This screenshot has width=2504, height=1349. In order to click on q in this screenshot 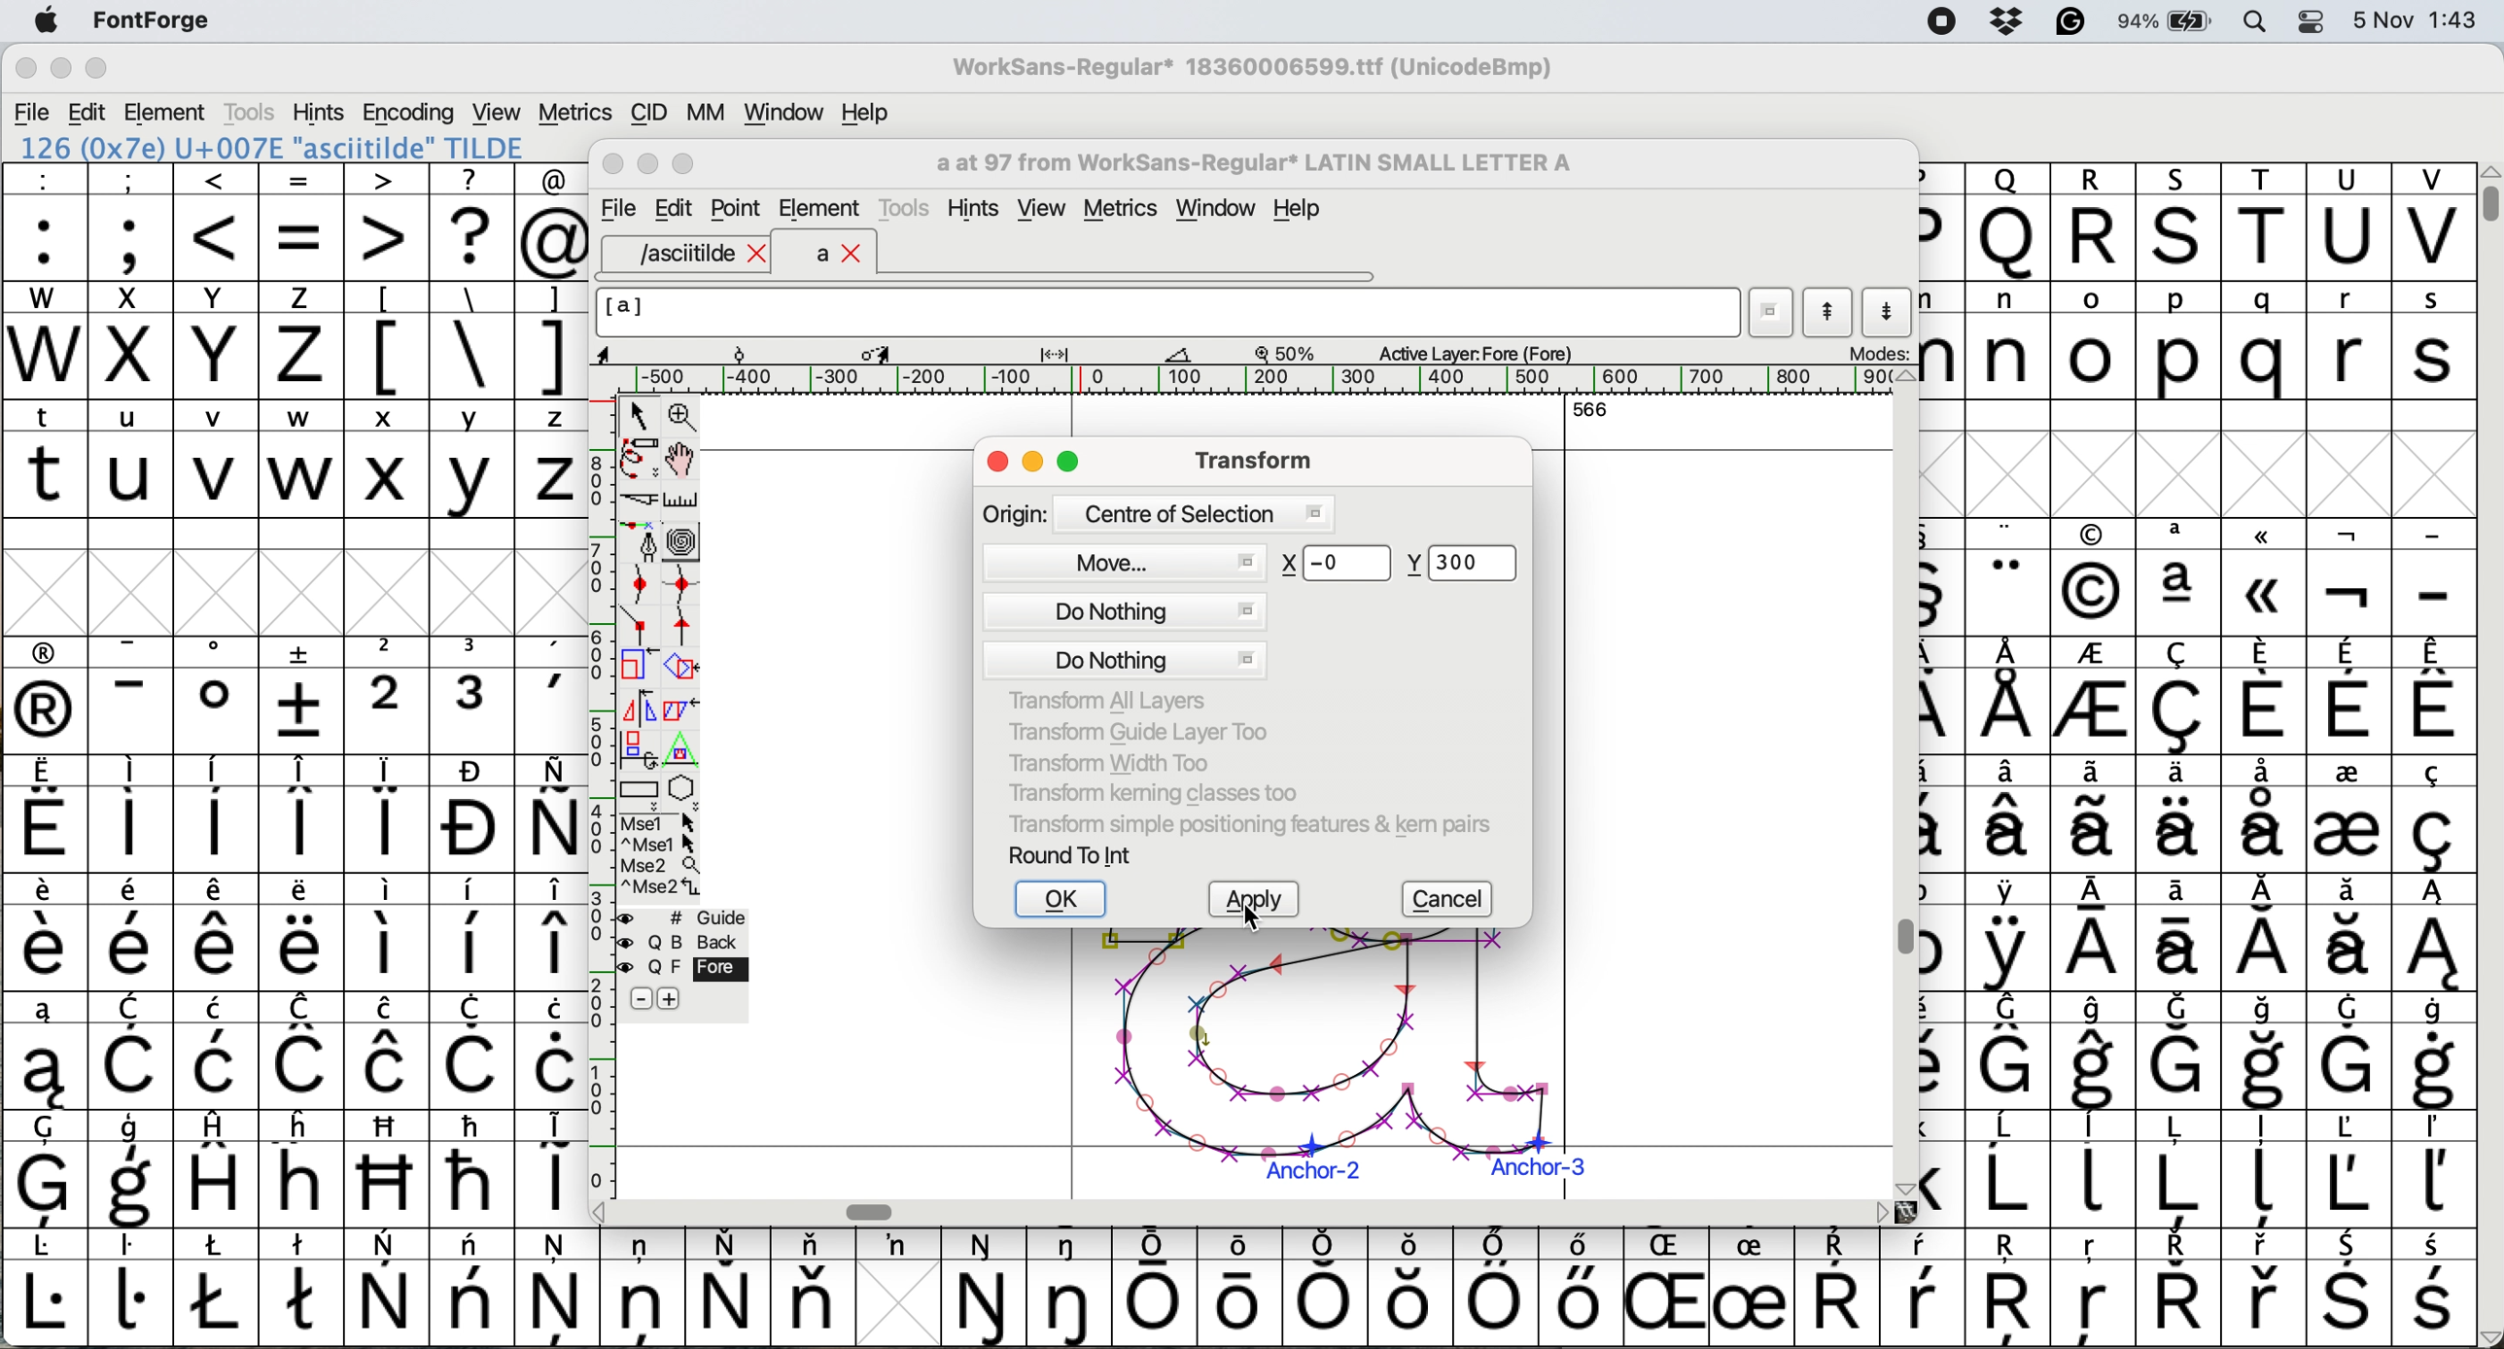, I will do `click(2269, 342)`.